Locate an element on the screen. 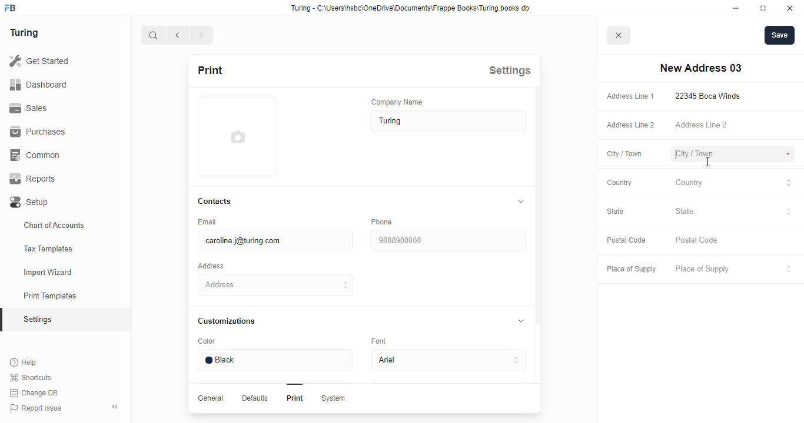  toggle expand/collapse is located at coordinates (519, 320).